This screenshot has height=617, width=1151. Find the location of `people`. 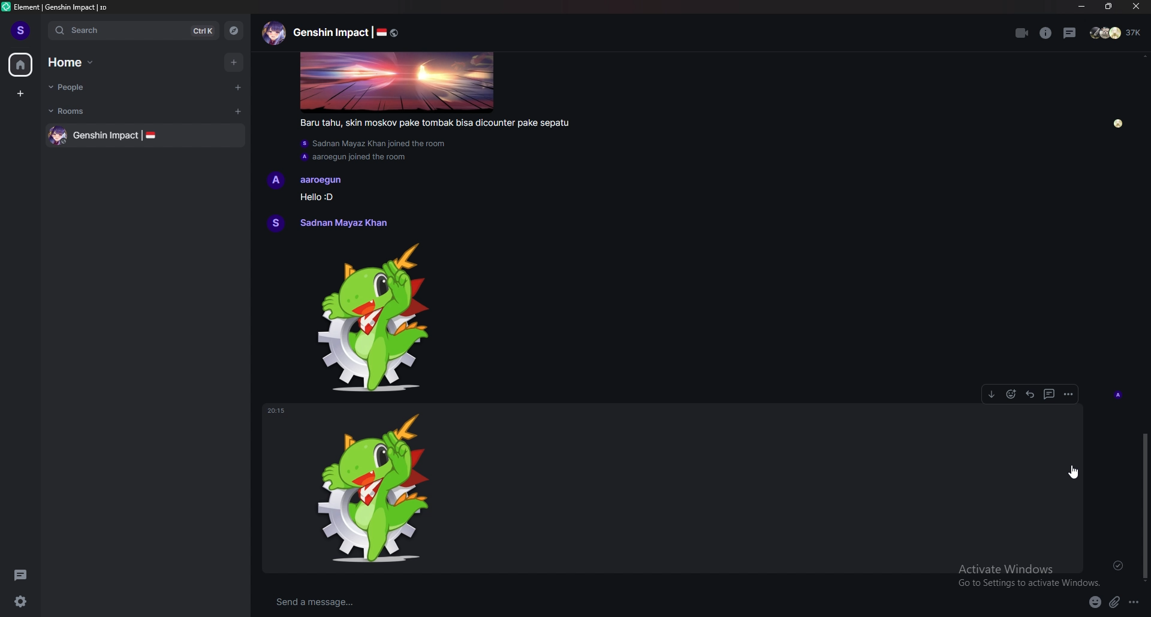

people is located at coordinates (1117, 32).